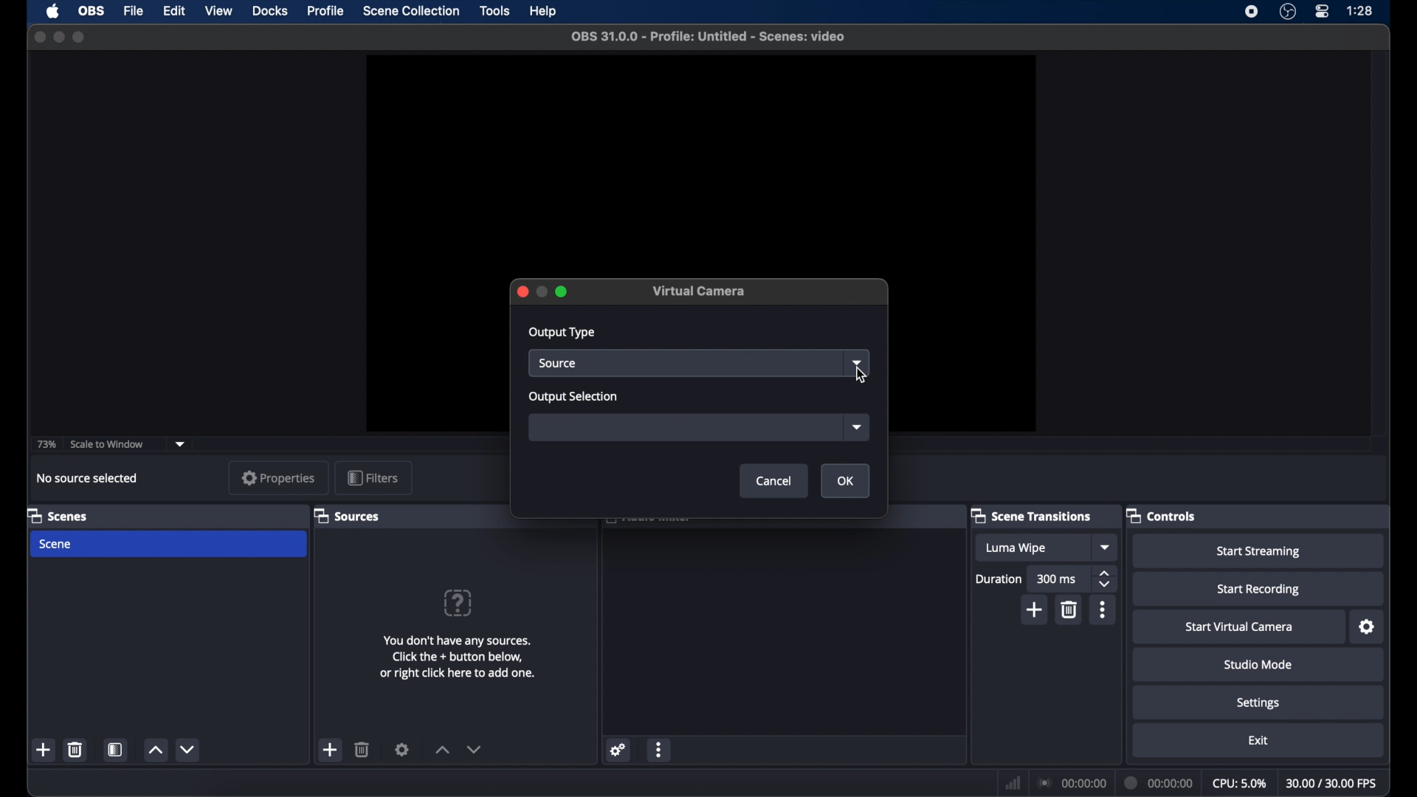 This screenshot has width=1417, height=797. What do you see at coordinates (117, 750) in the screenshot?
I see `scene filters` at bounding box center [117, 750].